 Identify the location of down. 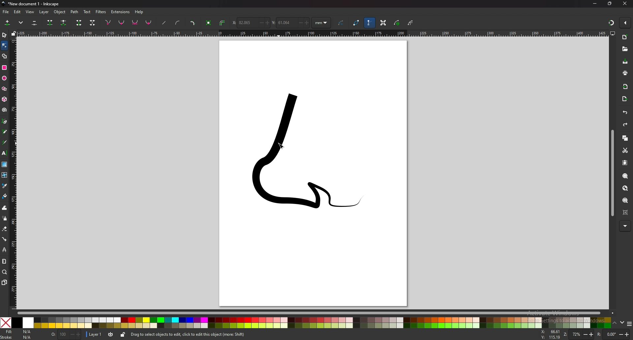
(622, 323).